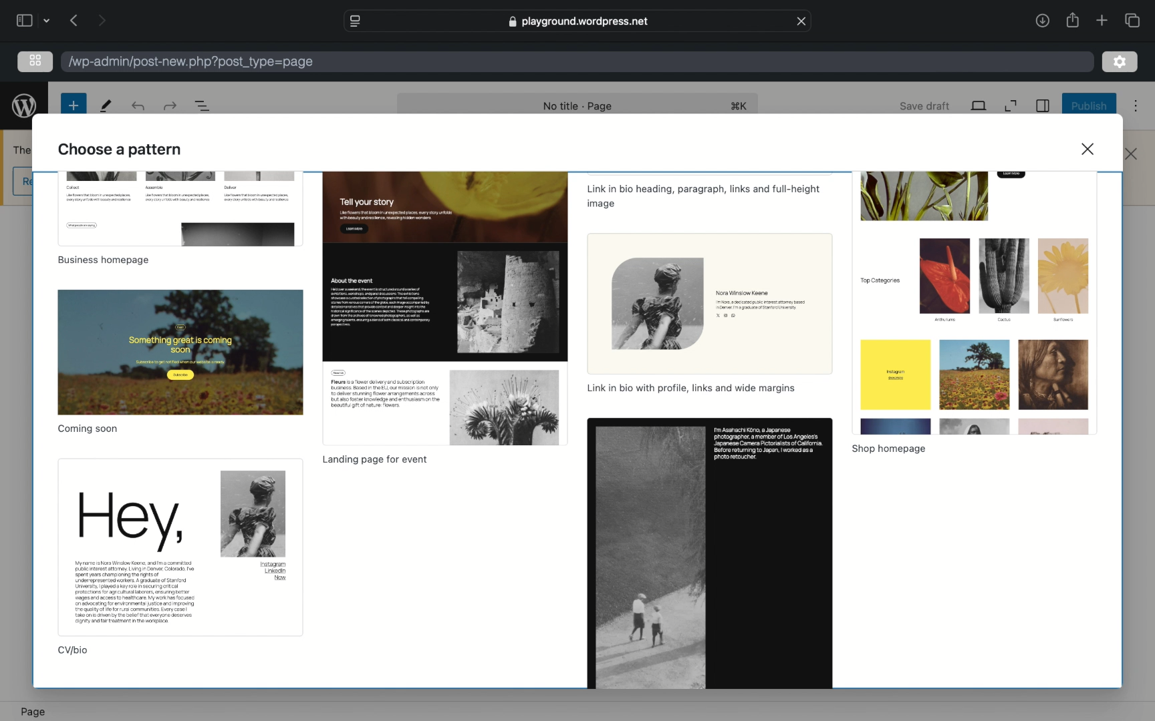 The image size is (1155, 721). What do you see at coordinates (180, 352) in the screenshot?
I see `preview` at bounding box center [180, 352].